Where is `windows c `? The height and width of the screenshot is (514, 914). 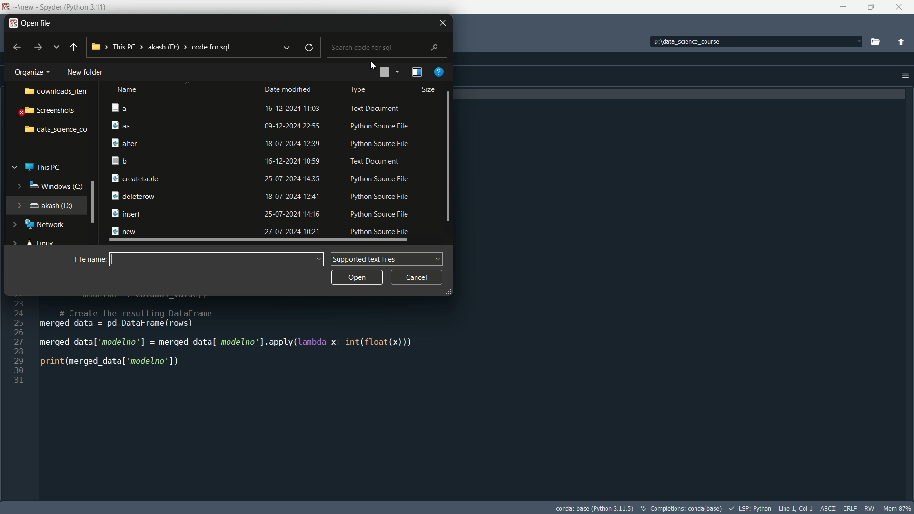 windows c  is located at coordinates (53, 186).